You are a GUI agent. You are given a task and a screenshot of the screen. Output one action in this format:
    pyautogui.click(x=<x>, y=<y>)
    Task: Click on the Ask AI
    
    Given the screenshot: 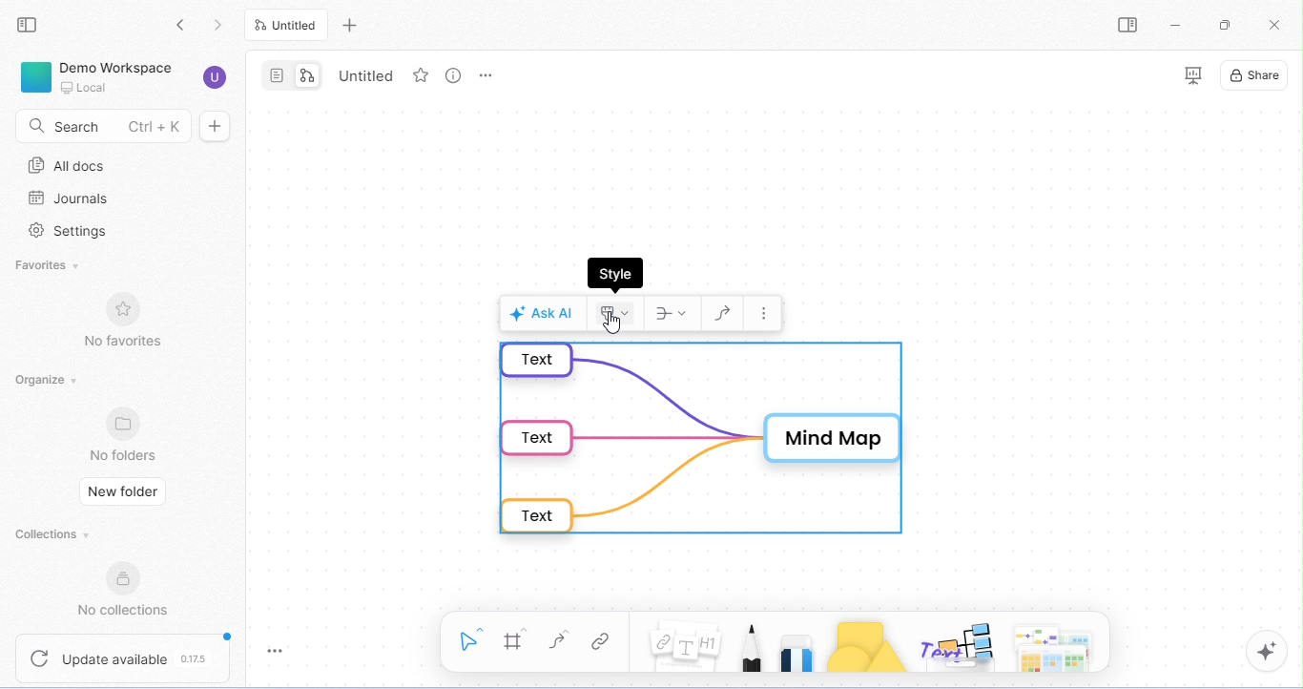 What is the action you would take?
    pyautogui.click(x=542, y=312)
    